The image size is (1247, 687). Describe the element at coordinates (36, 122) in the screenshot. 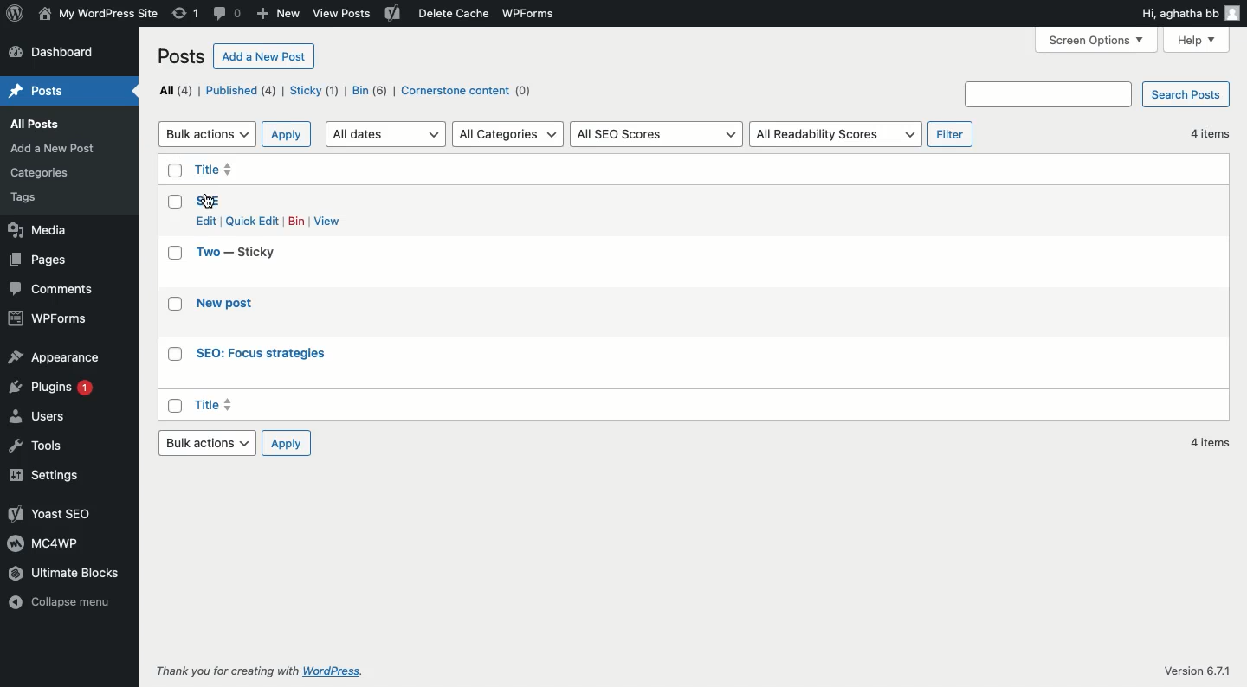

I see `All Posts` at that location.